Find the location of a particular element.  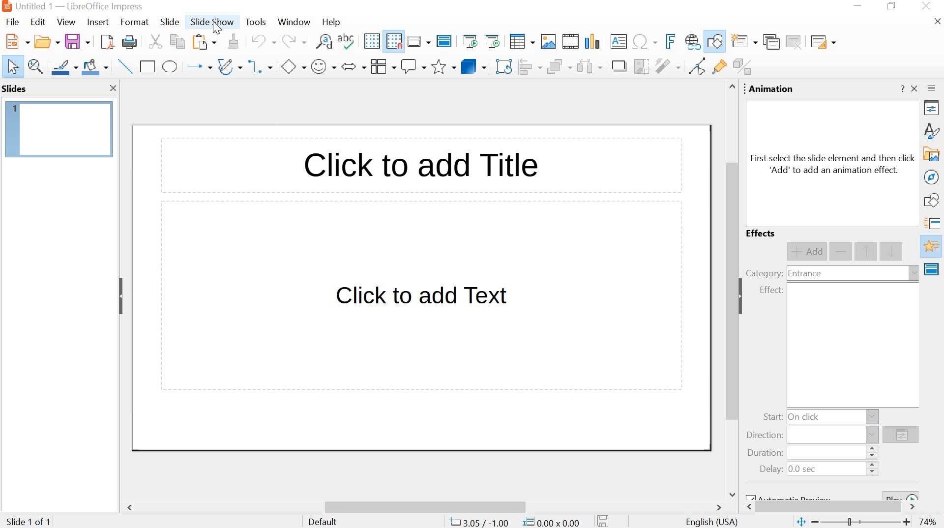

open is located at coordinates (45, 42).